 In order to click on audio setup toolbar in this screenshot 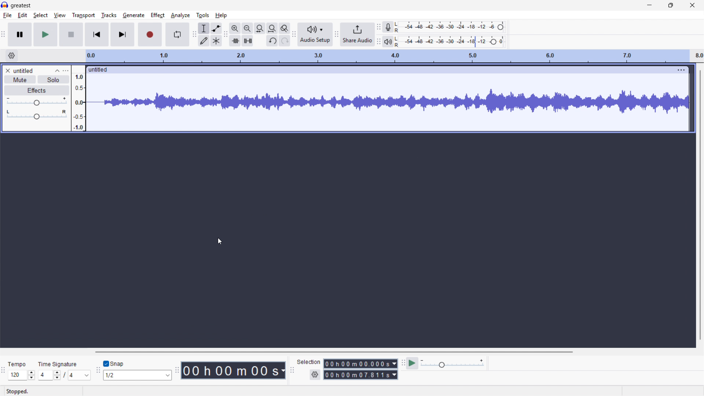, I will do `click(294, 35)`.